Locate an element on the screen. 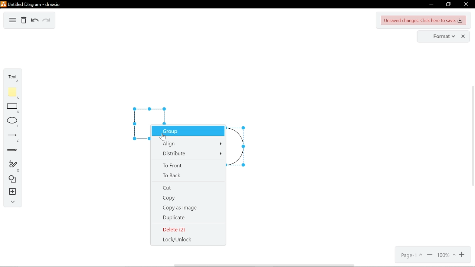  horizontal scrollbar is located at coordinates (265, 265).